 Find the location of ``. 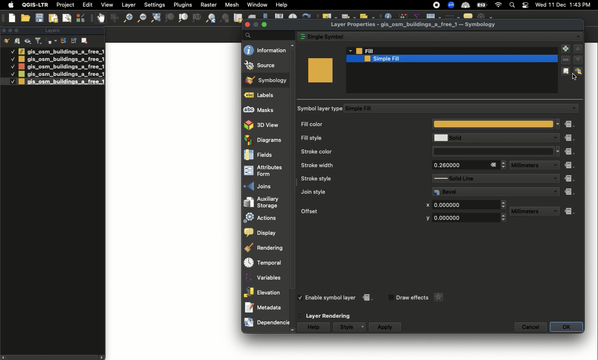

 is located at coordinates (569, 191).